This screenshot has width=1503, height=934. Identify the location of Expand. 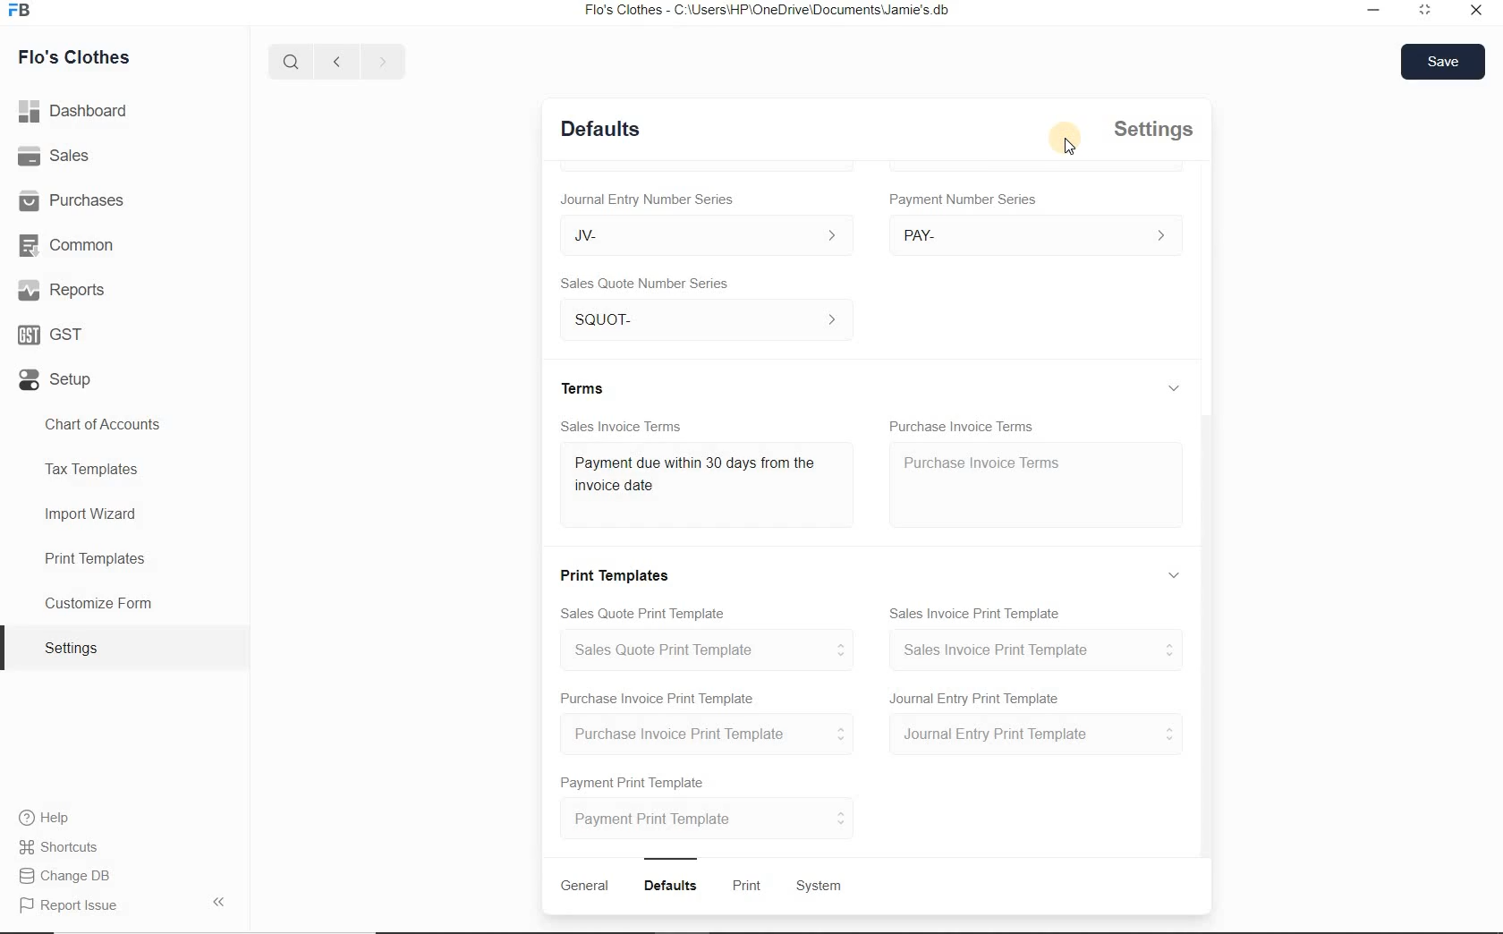
(1175, 388).